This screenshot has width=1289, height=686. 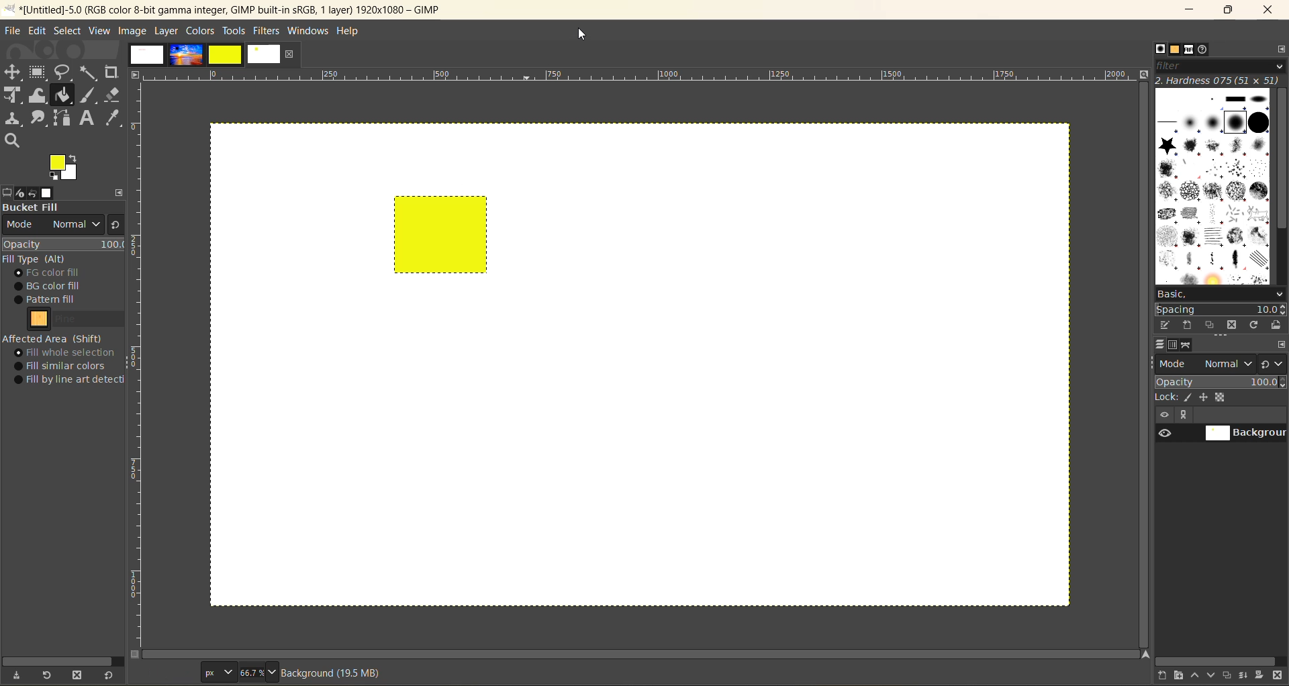 I want to click on images, so click(x=50, y=192).